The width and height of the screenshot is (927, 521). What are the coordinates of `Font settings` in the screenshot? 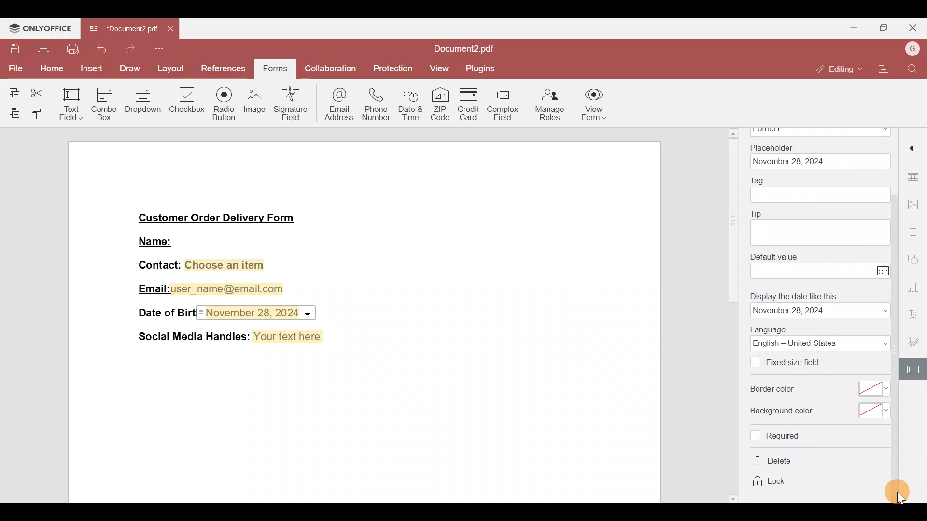 It's located at (914, 315).